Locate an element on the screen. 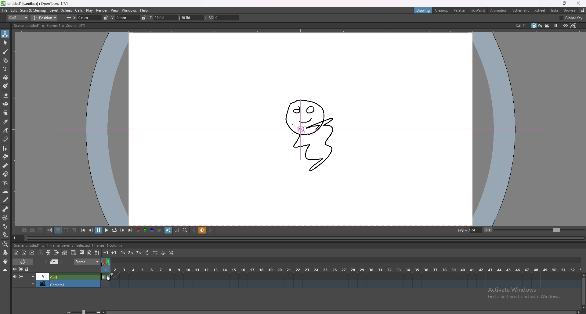 This screenshot has height=314, width=586. alpha channel is located at coordinates (159, 230).